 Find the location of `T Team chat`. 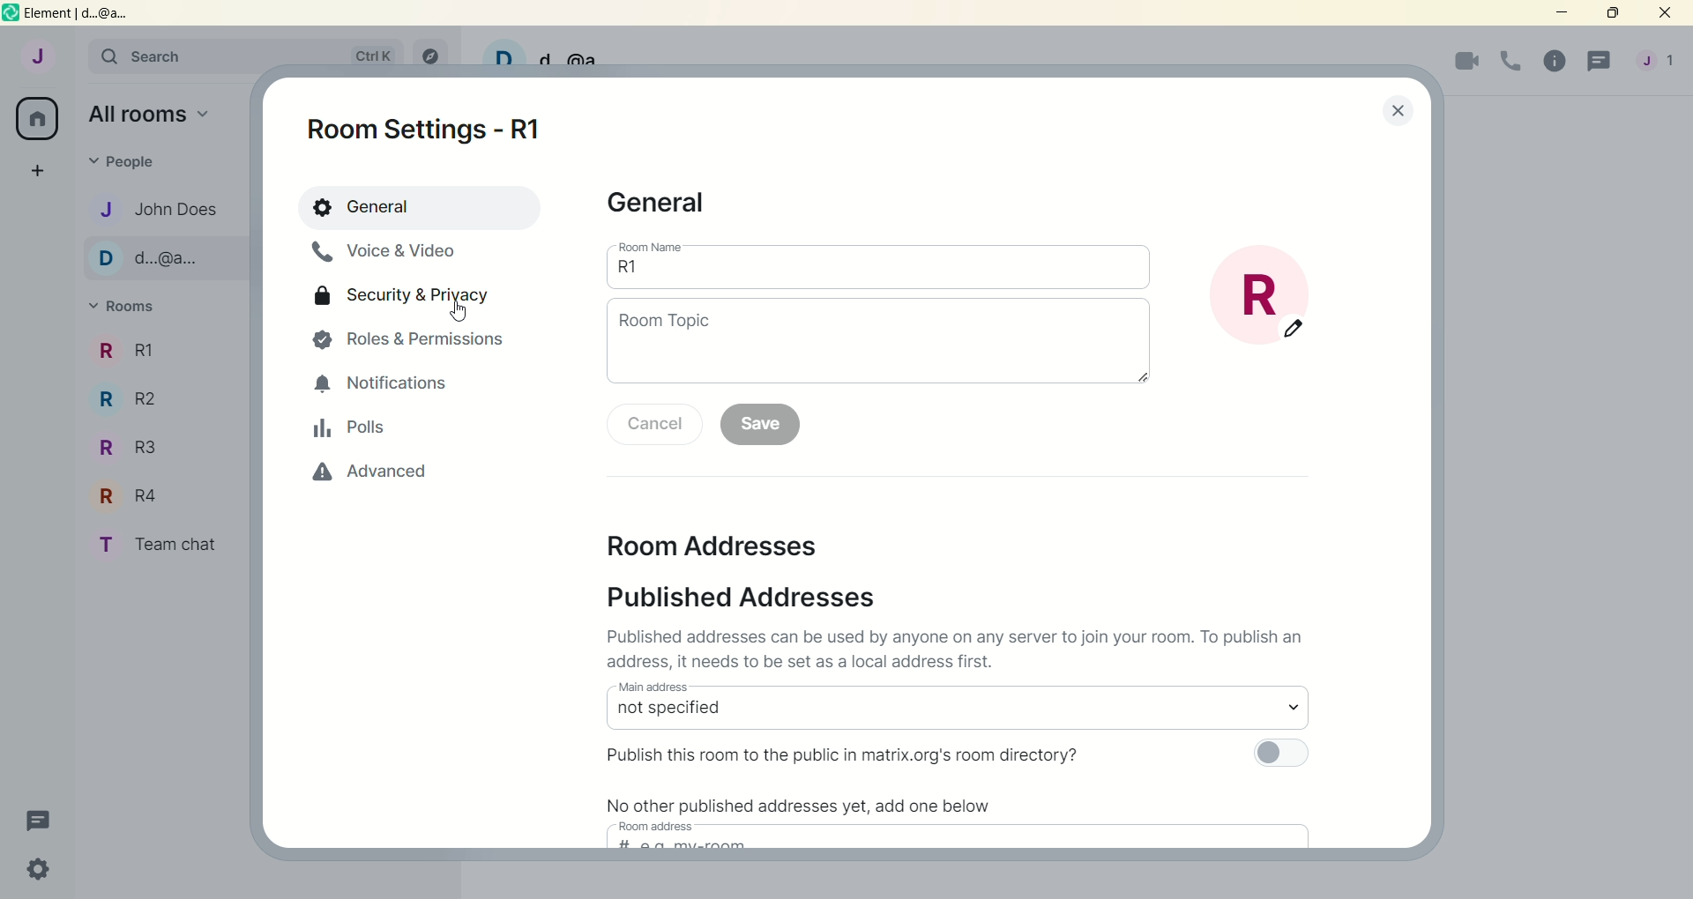

T Team chat is located at coordinates (164, 545).